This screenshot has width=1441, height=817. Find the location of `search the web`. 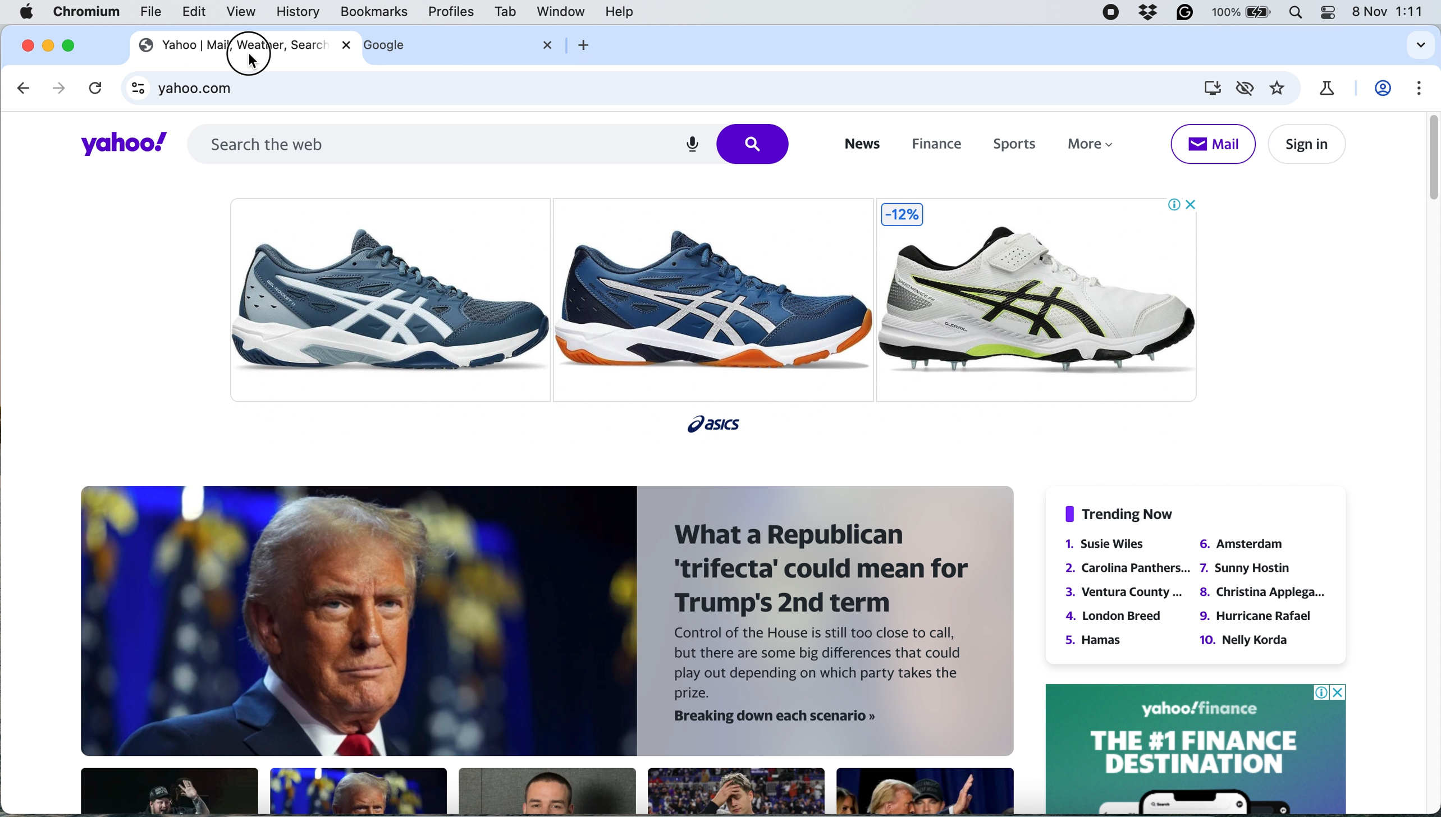

search the web is located at coordinates (490, 143).